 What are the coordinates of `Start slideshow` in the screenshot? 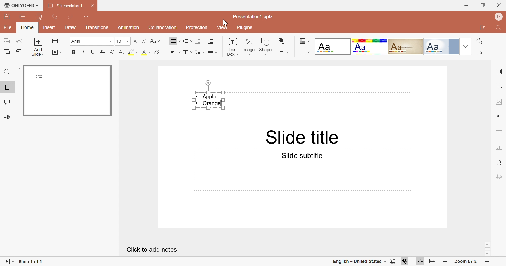 It's located at (8, 262).